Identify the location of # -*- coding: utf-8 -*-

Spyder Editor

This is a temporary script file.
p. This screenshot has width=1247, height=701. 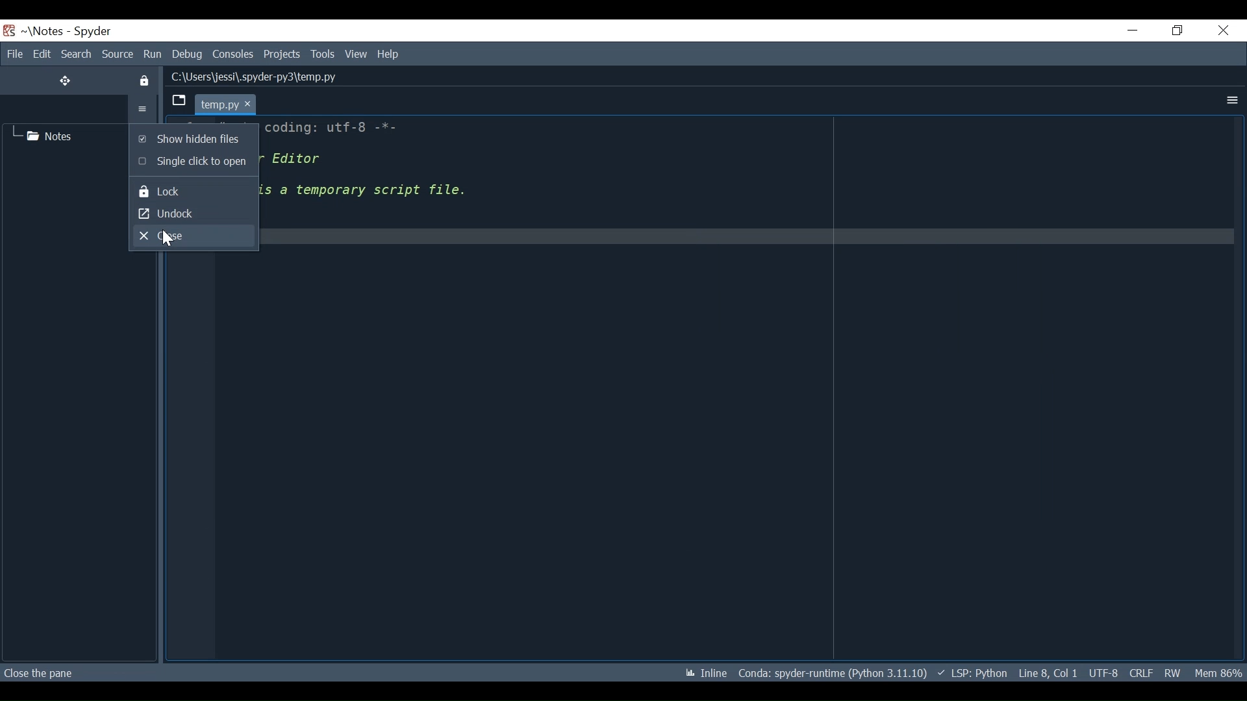
(459, 188).